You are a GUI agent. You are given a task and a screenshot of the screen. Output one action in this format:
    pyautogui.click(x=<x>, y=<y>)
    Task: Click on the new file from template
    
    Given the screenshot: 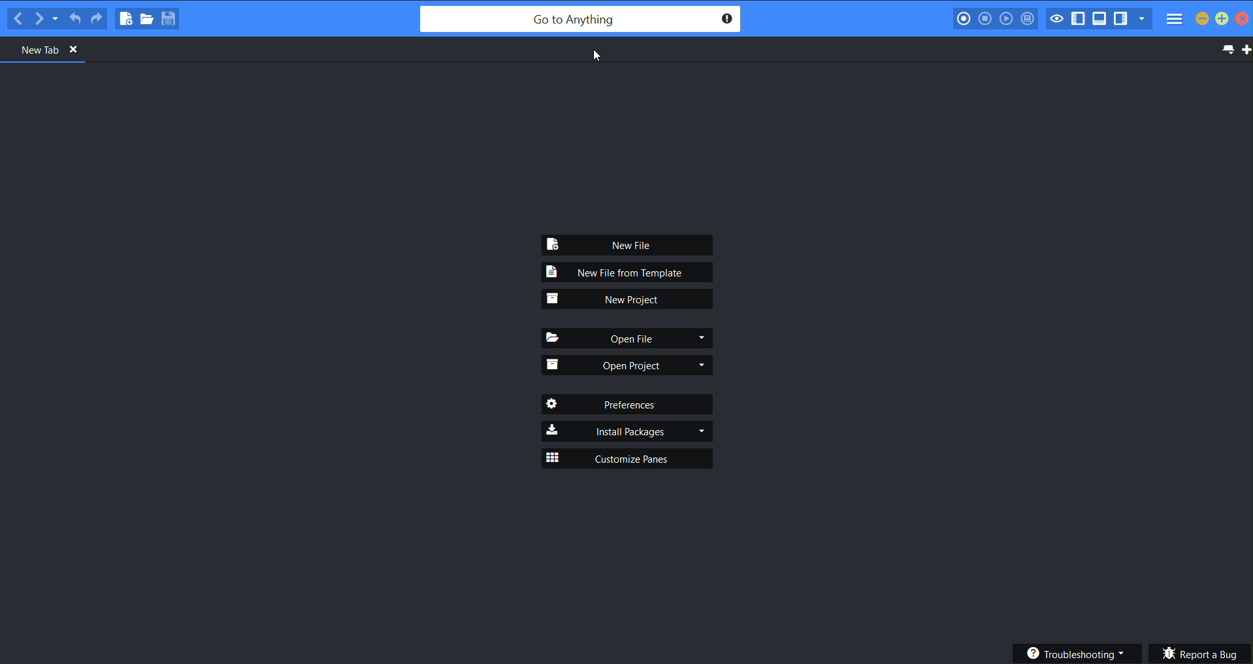 What is the action you would take?
    pyautogui.click(x=631, y=273)
    